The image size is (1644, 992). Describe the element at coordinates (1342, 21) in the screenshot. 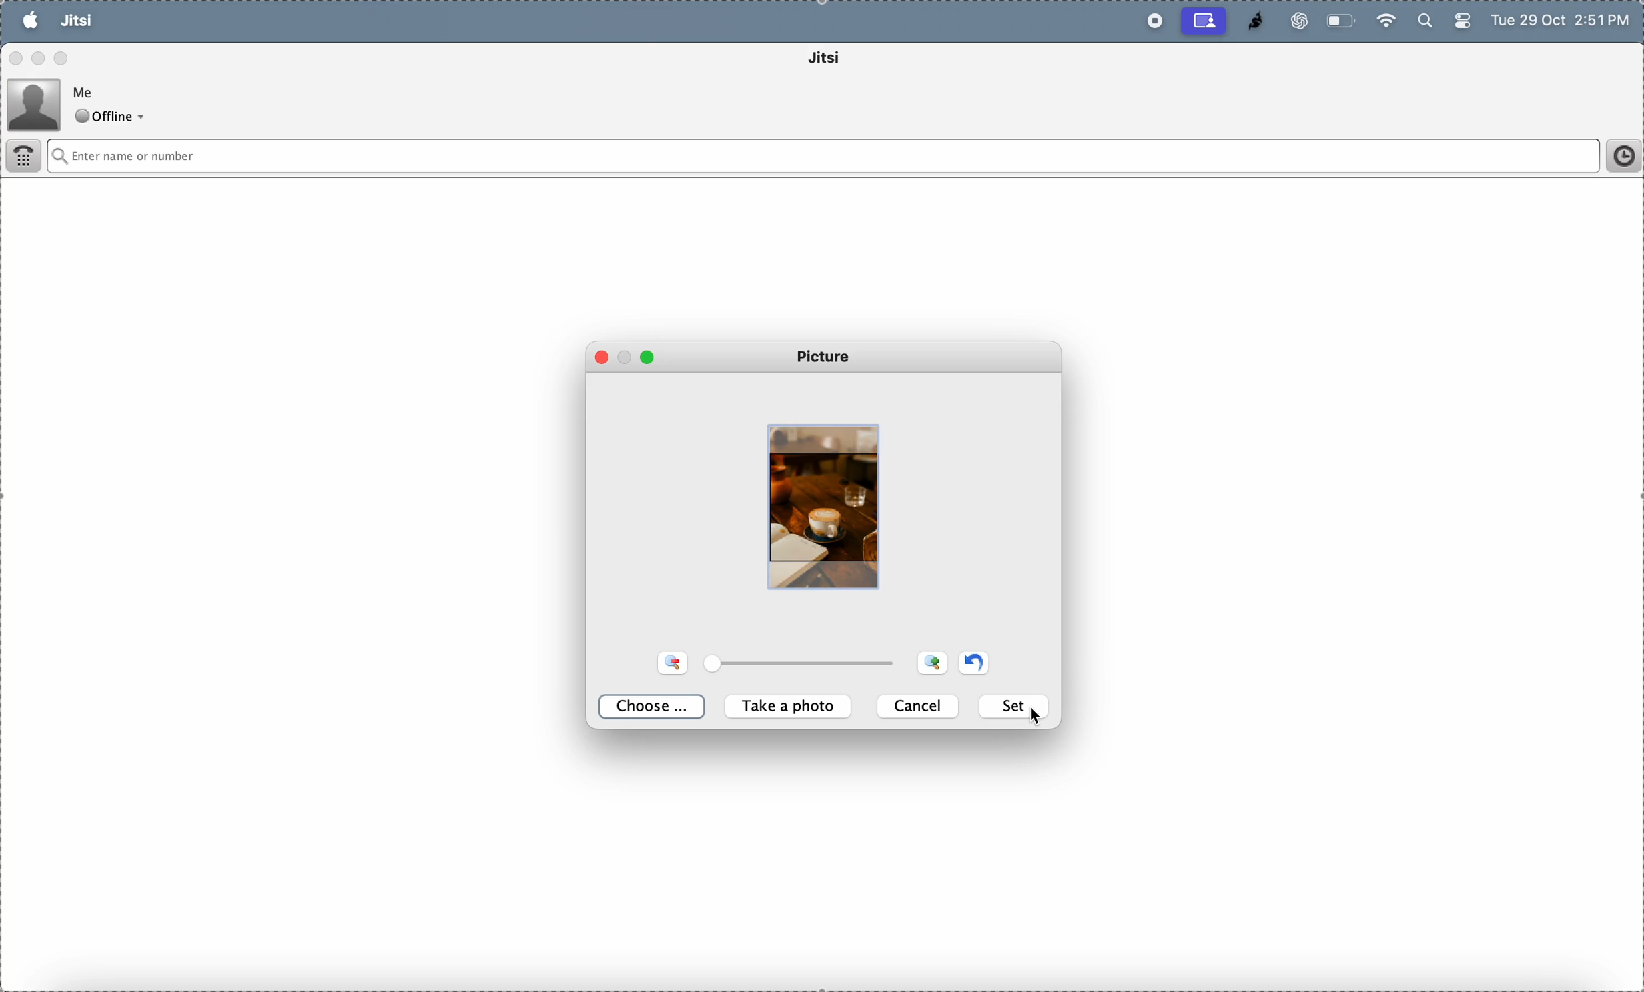

I see `battery` at that location.